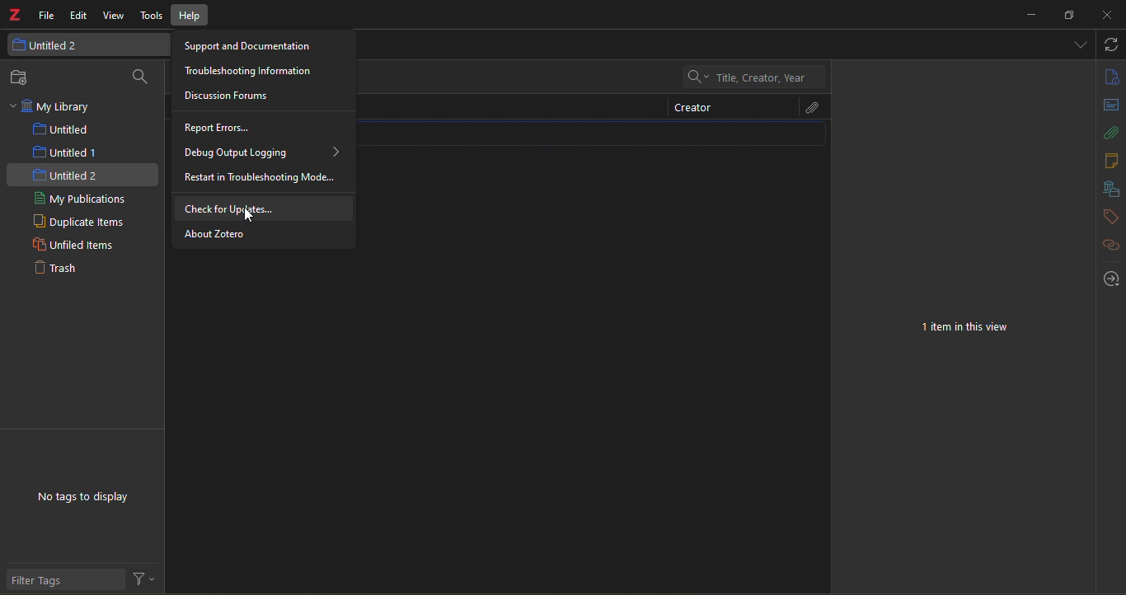  What do you see at coordinates (191, 15) in the screenshot?
I see `help` at bounding box center [191, 15].